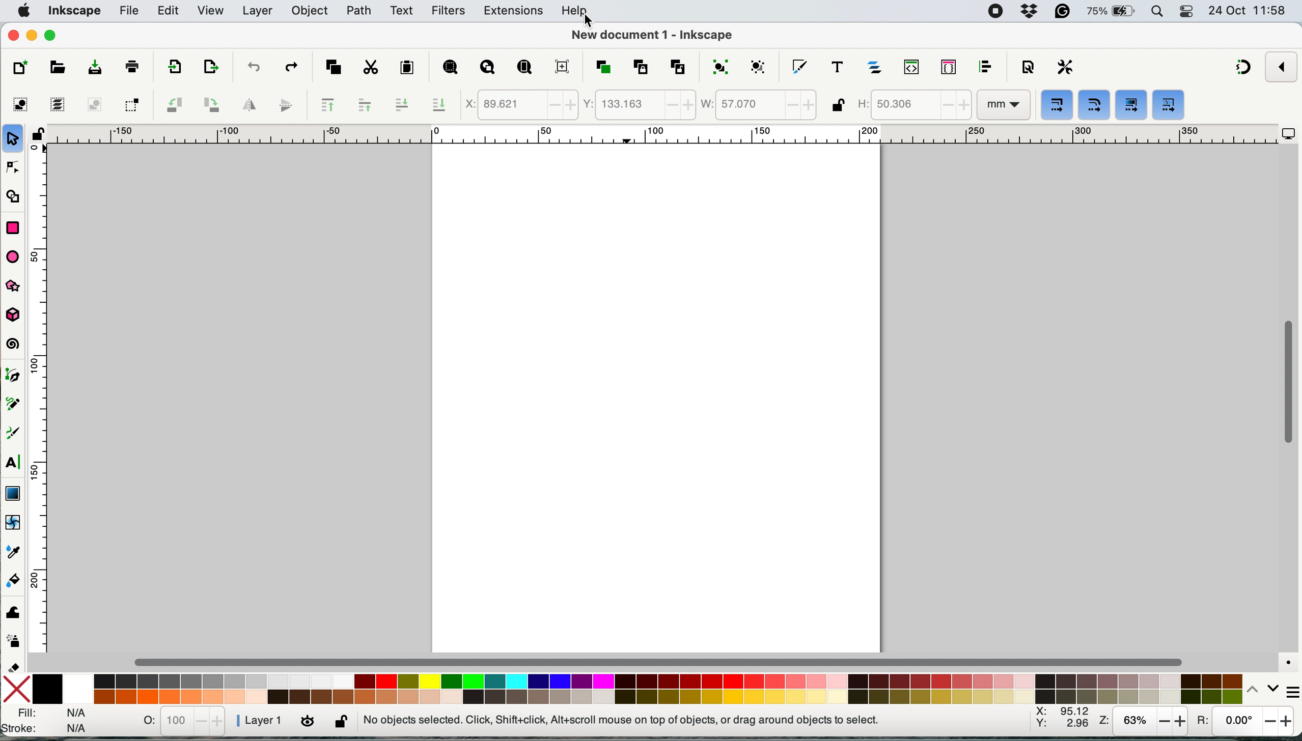 The image size is (1302, 741). I want to click on when scaling rectangles scale the radii of rounded corners, so click(1095, 105).